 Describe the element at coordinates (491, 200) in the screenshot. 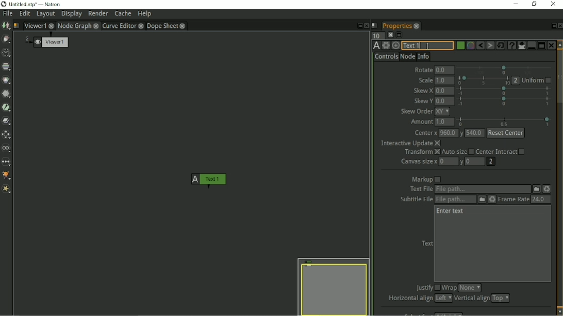

I see `Reload the file` at that location.